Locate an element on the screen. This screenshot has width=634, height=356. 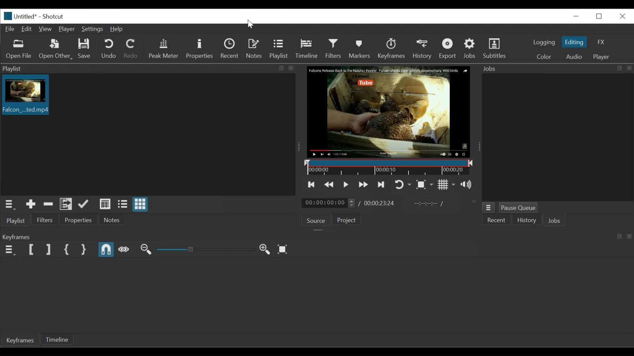
Help is located at coordinates (116, 29).